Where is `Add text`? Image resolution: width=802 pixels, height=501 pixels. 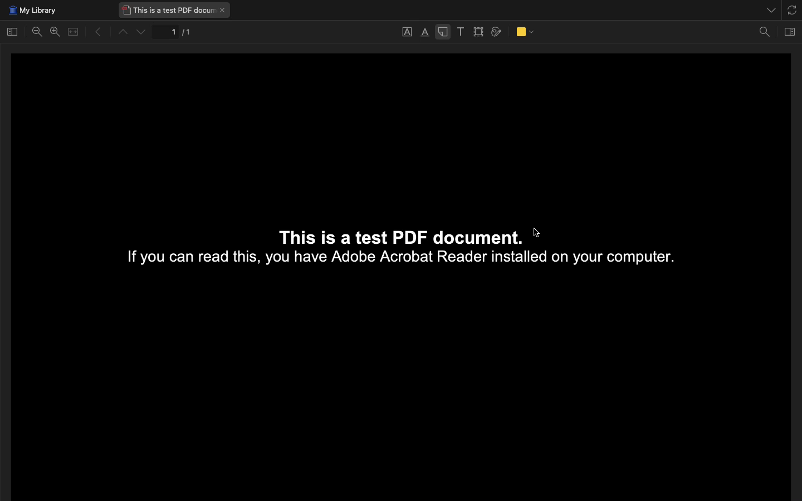
Add text is located at coordinates (461, 32).